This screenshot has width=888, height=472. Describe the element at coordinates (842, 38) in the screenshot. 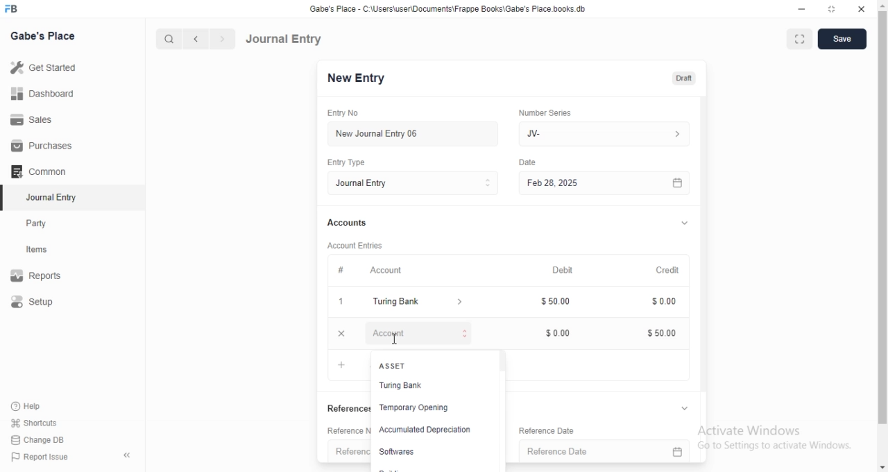

I see `save` at that location.